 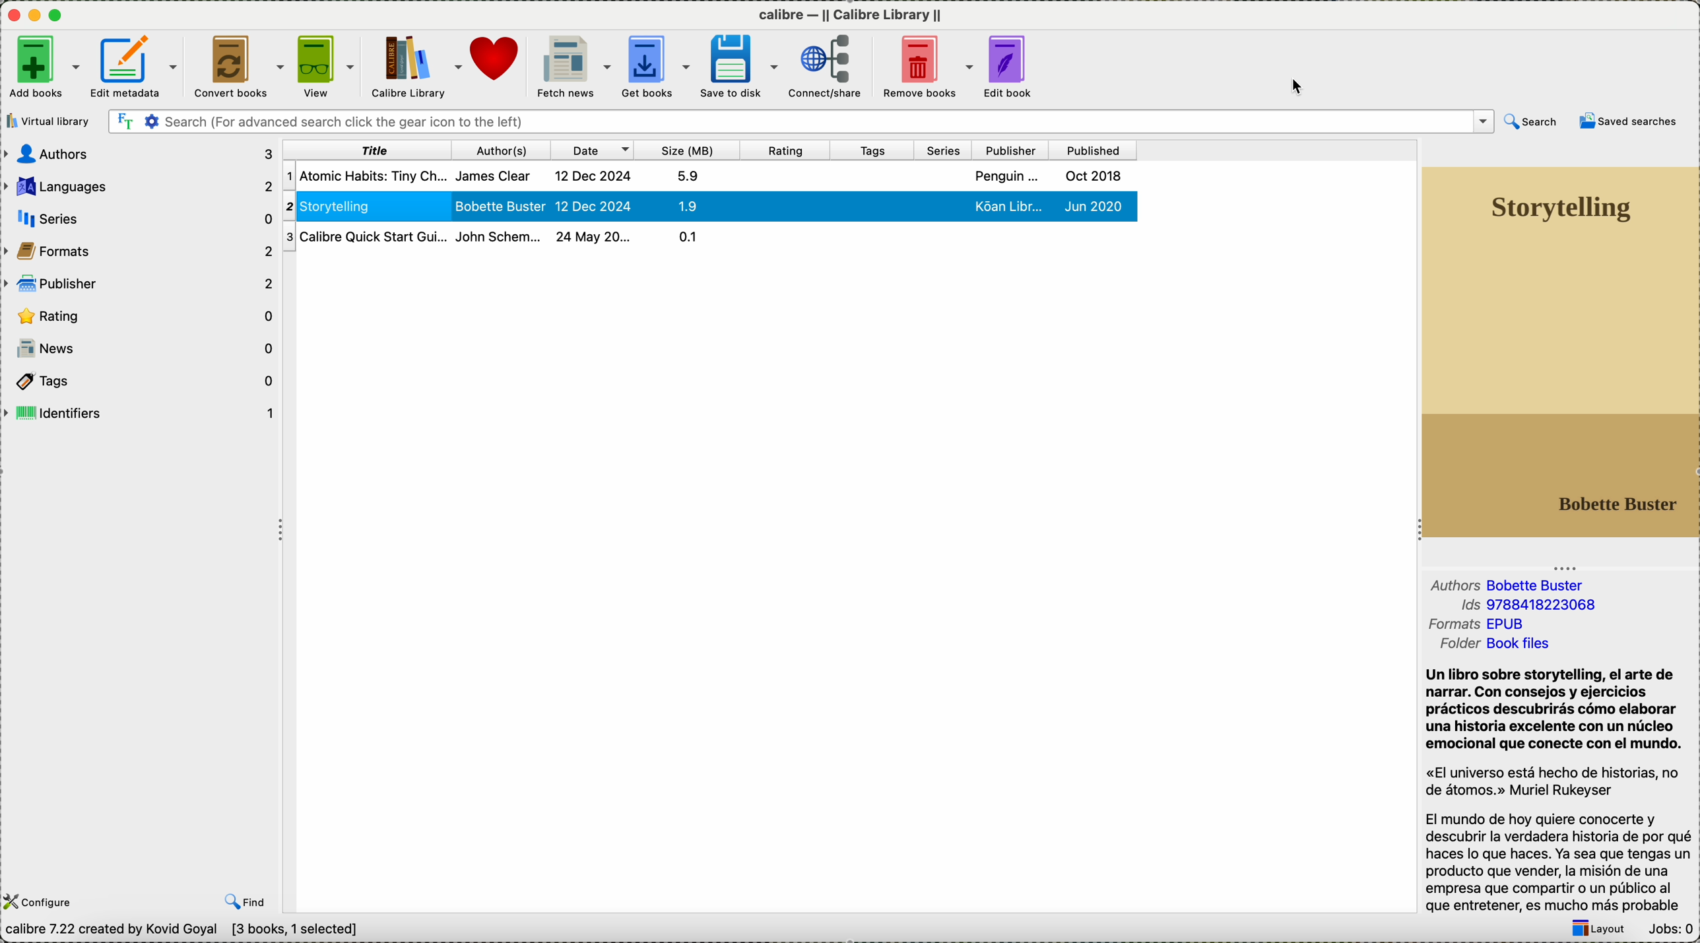 What do you see at coordinates (141, 217) in the screenshot?
I see `series` at bounding box center [141, 217].